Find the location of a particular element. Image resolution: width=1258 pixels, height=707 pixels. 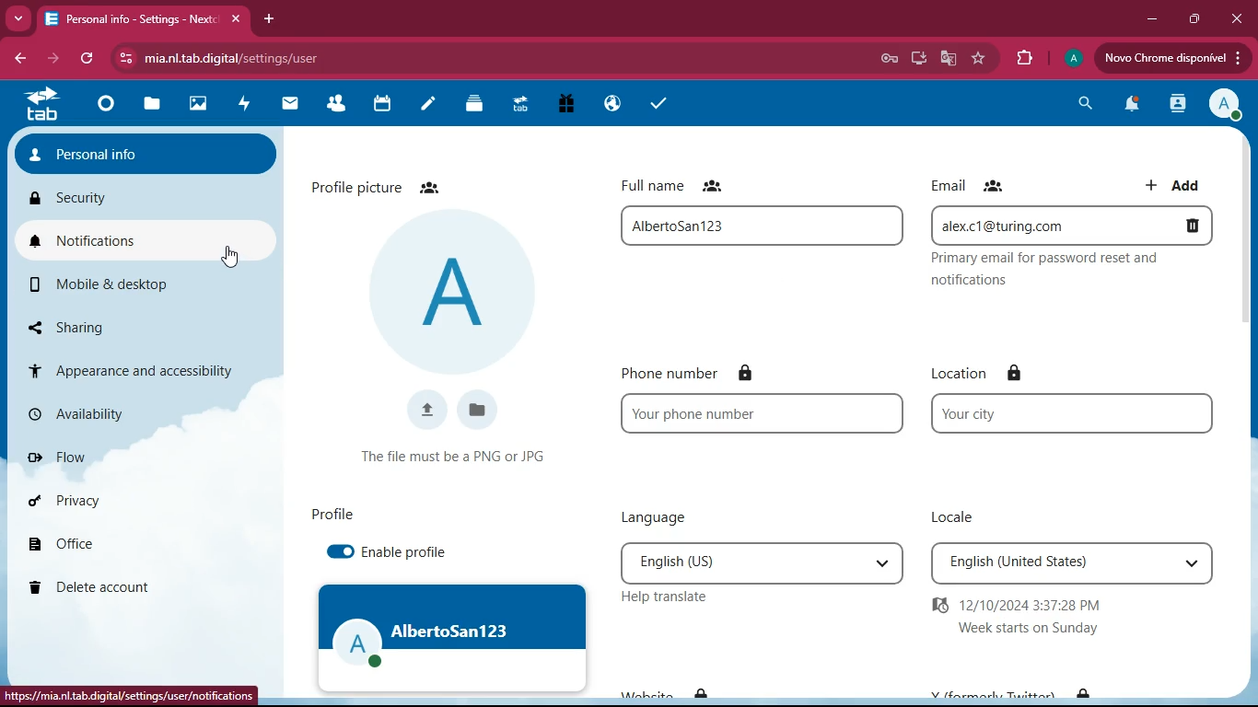

locale is located at coordinates (960, 518).